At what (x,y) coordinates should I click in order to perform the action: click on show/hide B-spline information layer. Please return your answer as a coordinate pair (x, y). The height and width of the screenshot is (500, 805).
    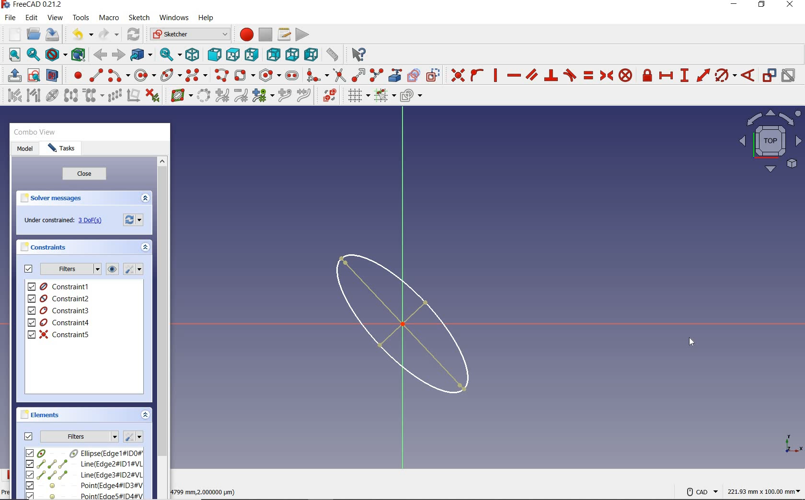
    Looking at the image, I should click on (179, 95).